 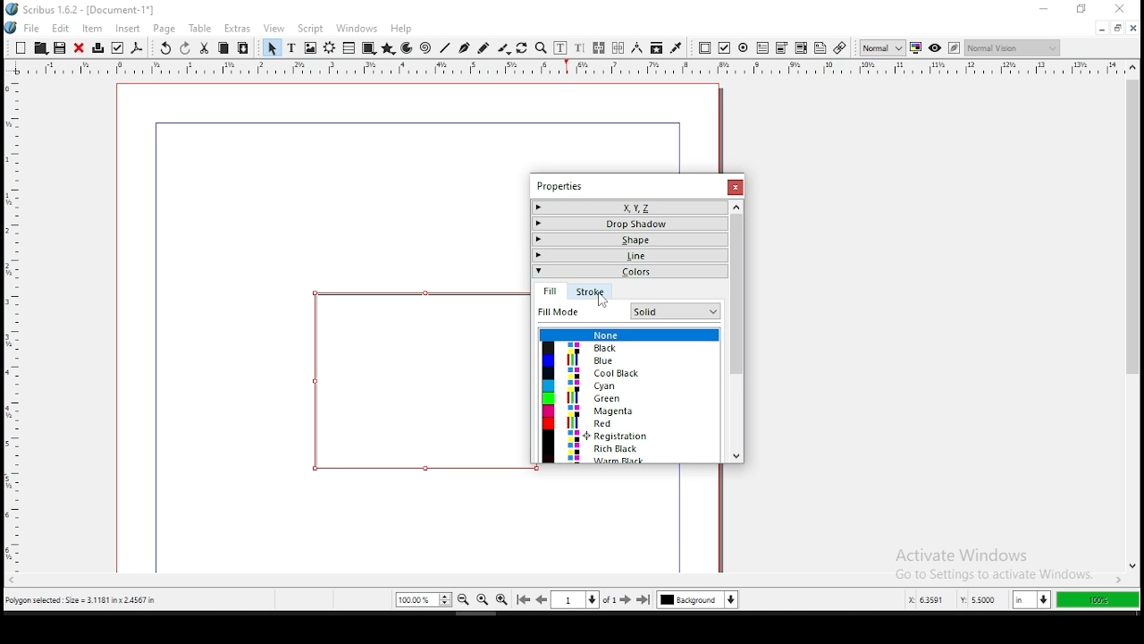 What do you see at coordinates (272, 47) in the screenshot?
I see `select item` at bounding box center [272, 47].